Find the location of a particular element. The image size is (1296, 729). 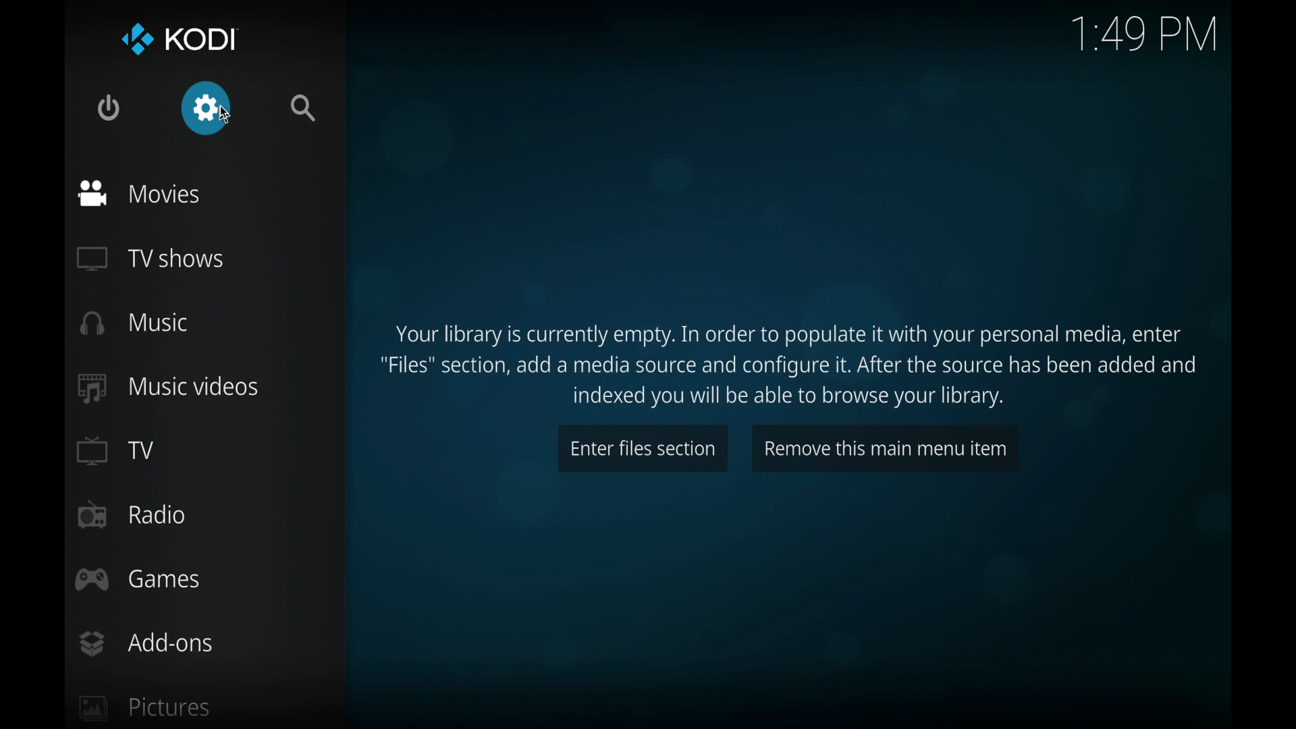

TV shows is located at coordinates (147, 259).